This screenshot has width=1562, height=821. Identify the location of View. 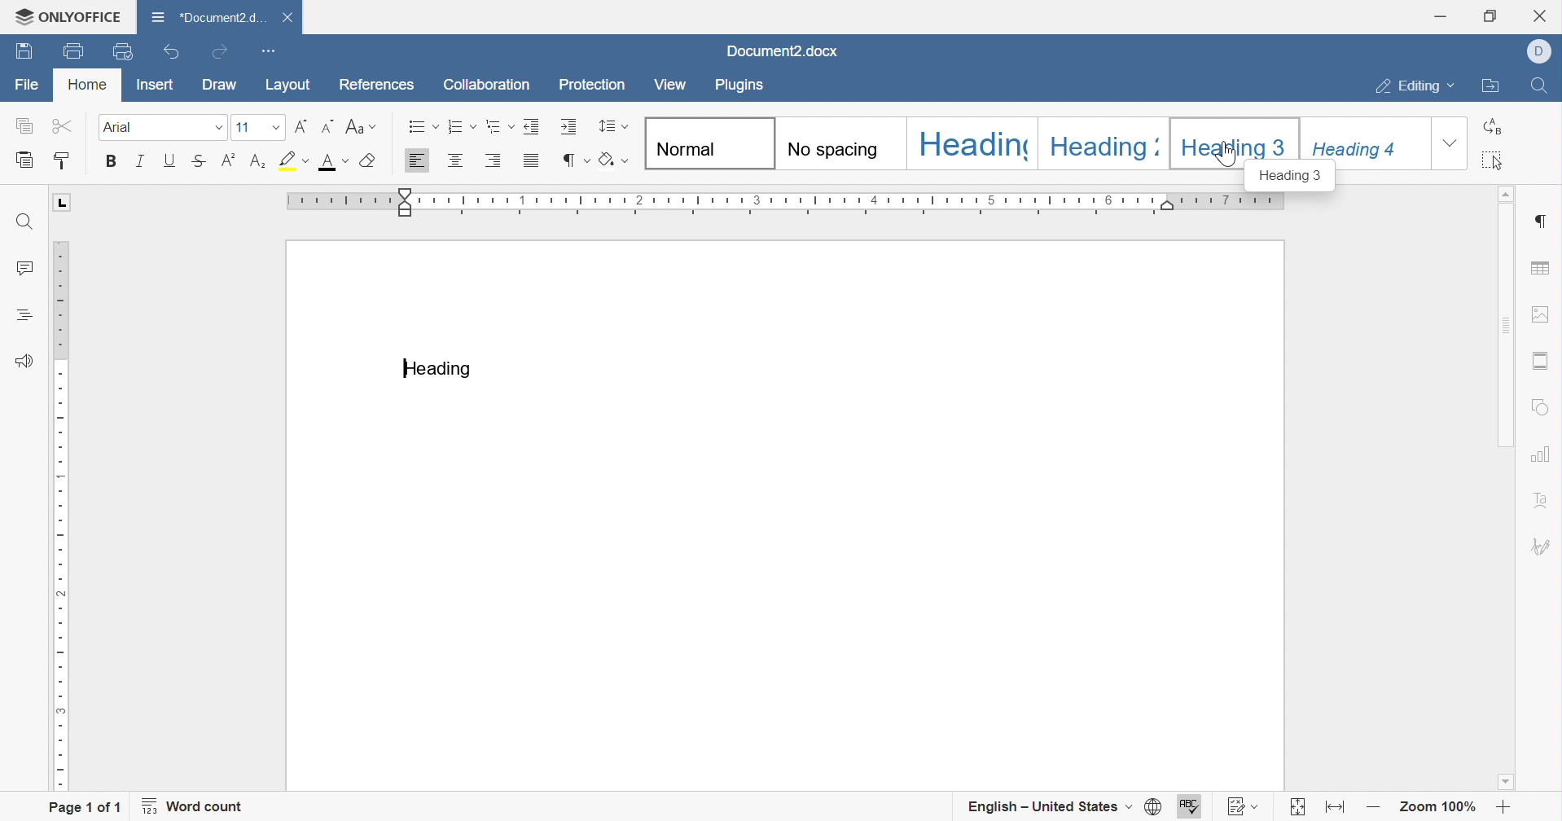
(674, 82).